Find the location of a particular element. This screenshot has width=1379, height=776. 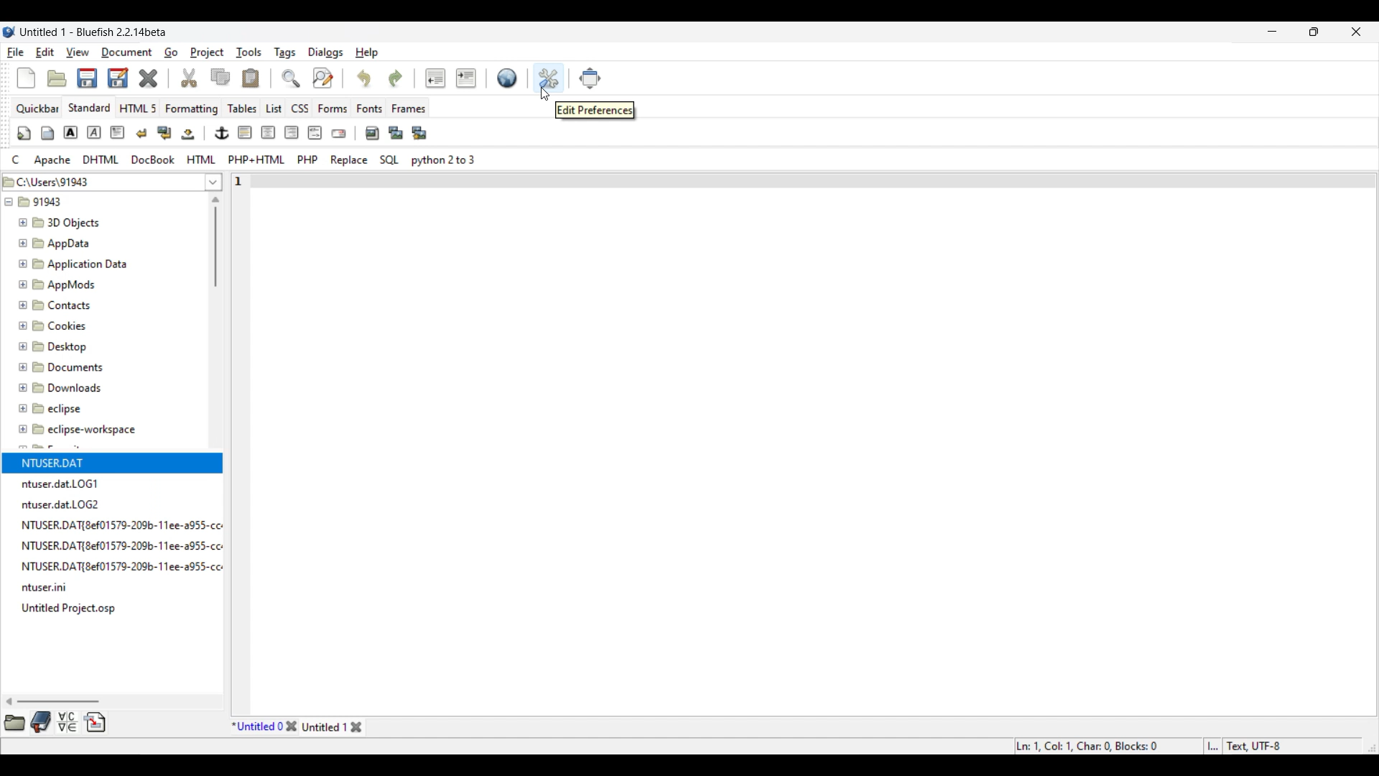

More tool options is located at coordinates (55, 722).